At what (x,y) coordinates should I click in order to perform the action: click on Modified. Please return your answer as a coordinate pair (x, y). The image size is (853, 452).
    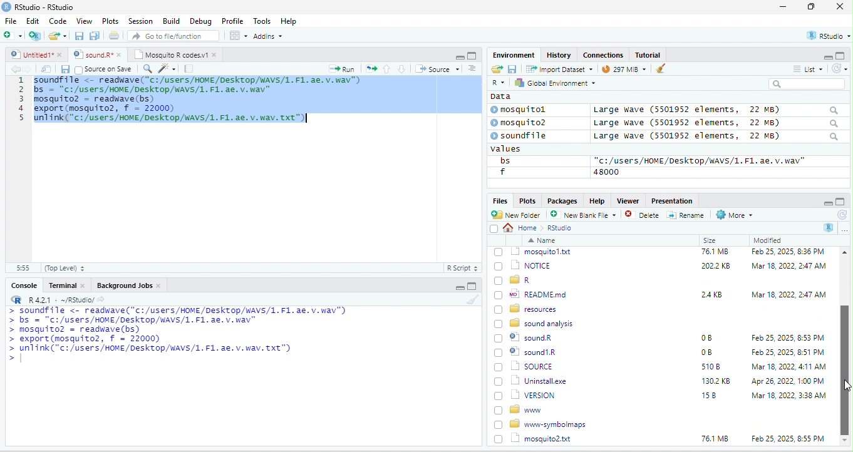
    Looking at the image, I should click on (768, 240).